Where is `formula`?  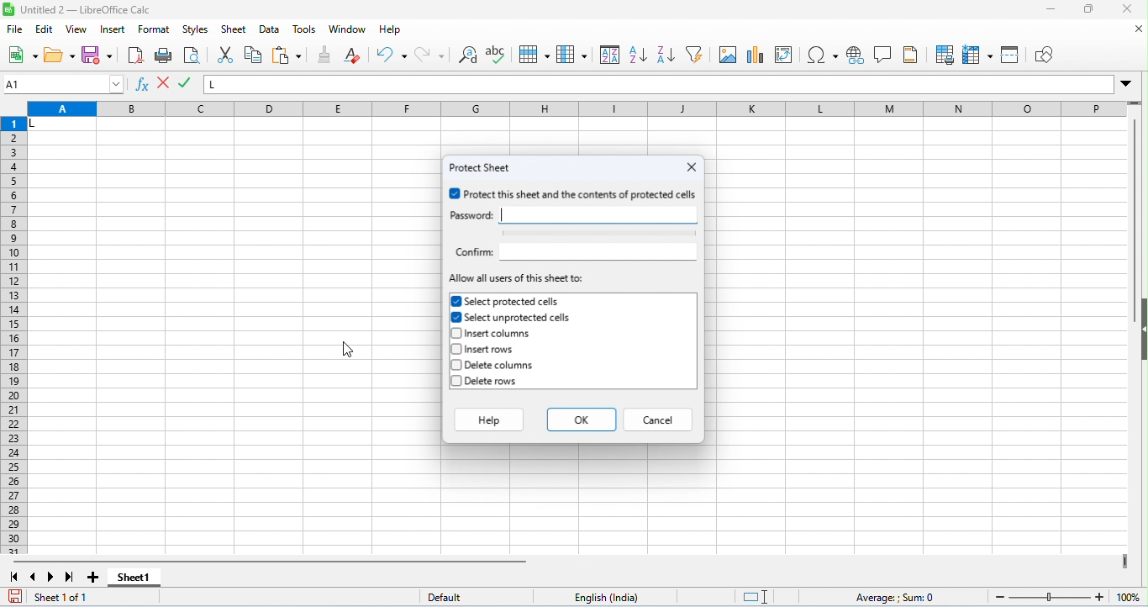
formula is located at coordinates (897, 598).